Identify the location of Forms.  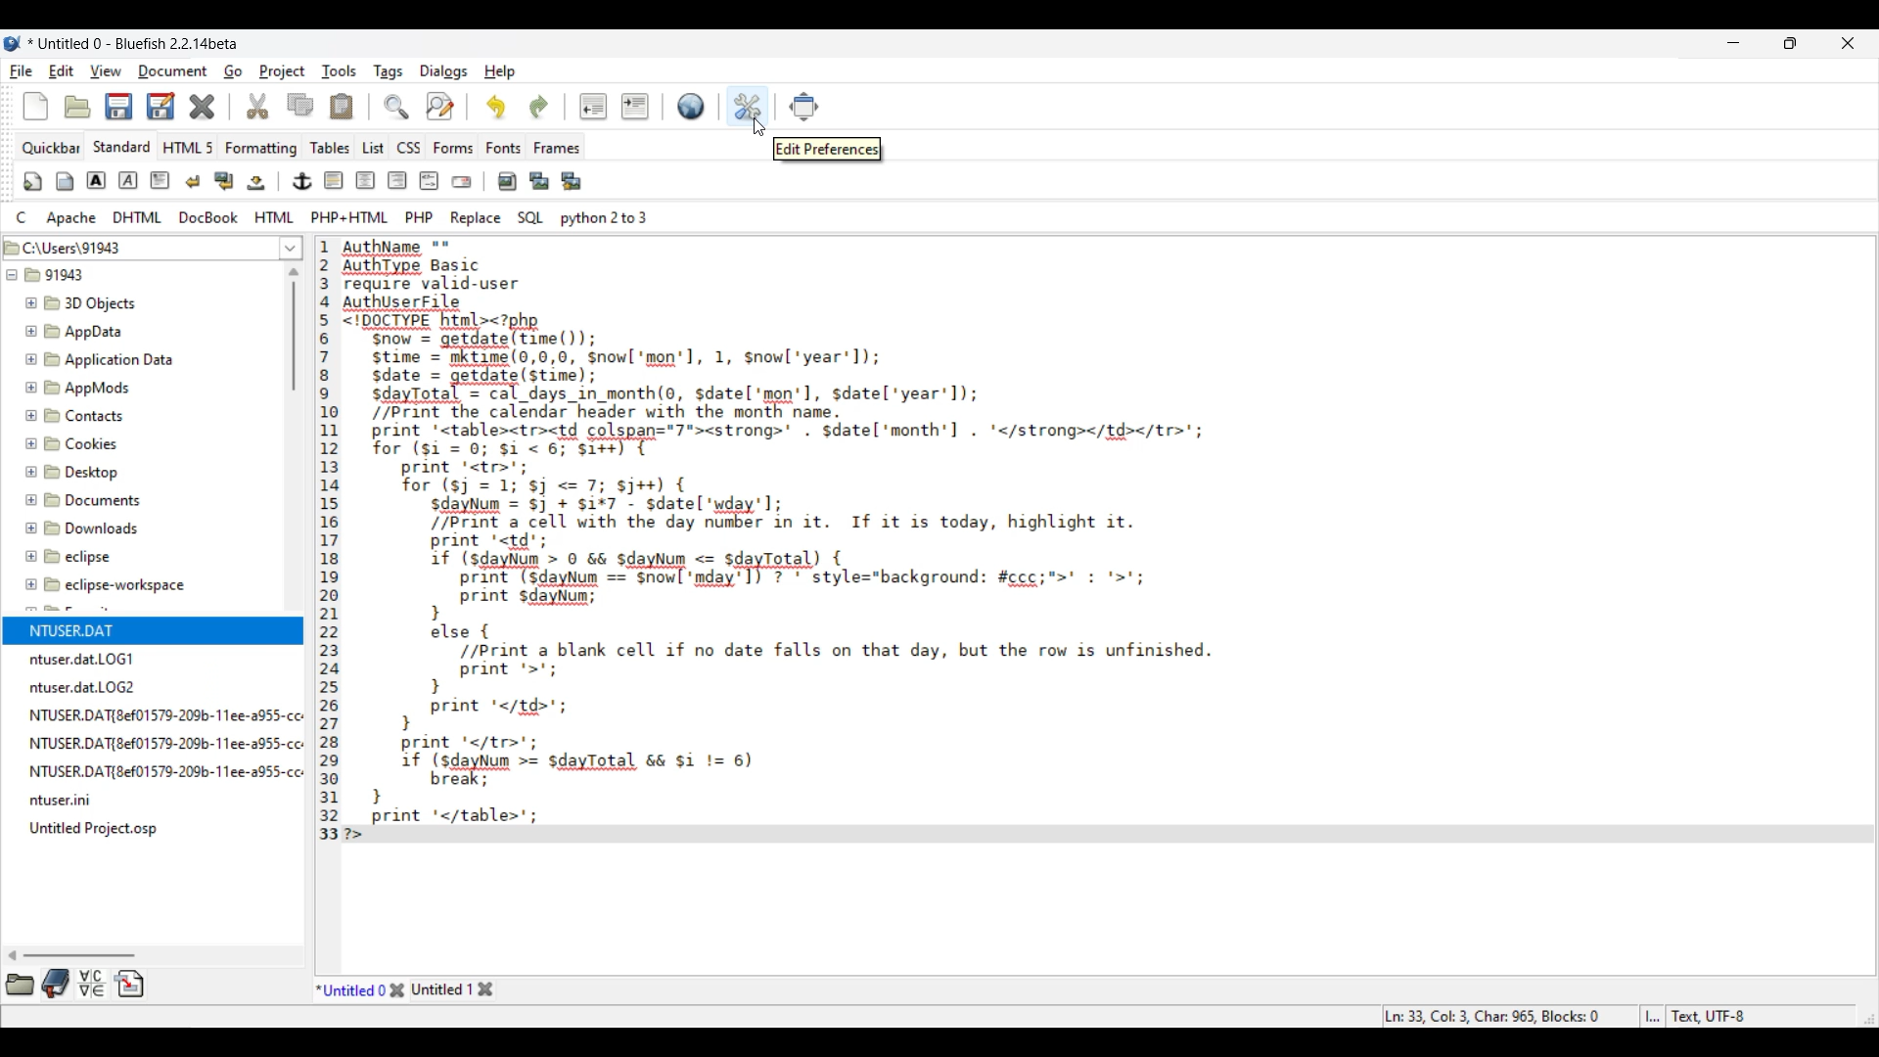
(453, 148).